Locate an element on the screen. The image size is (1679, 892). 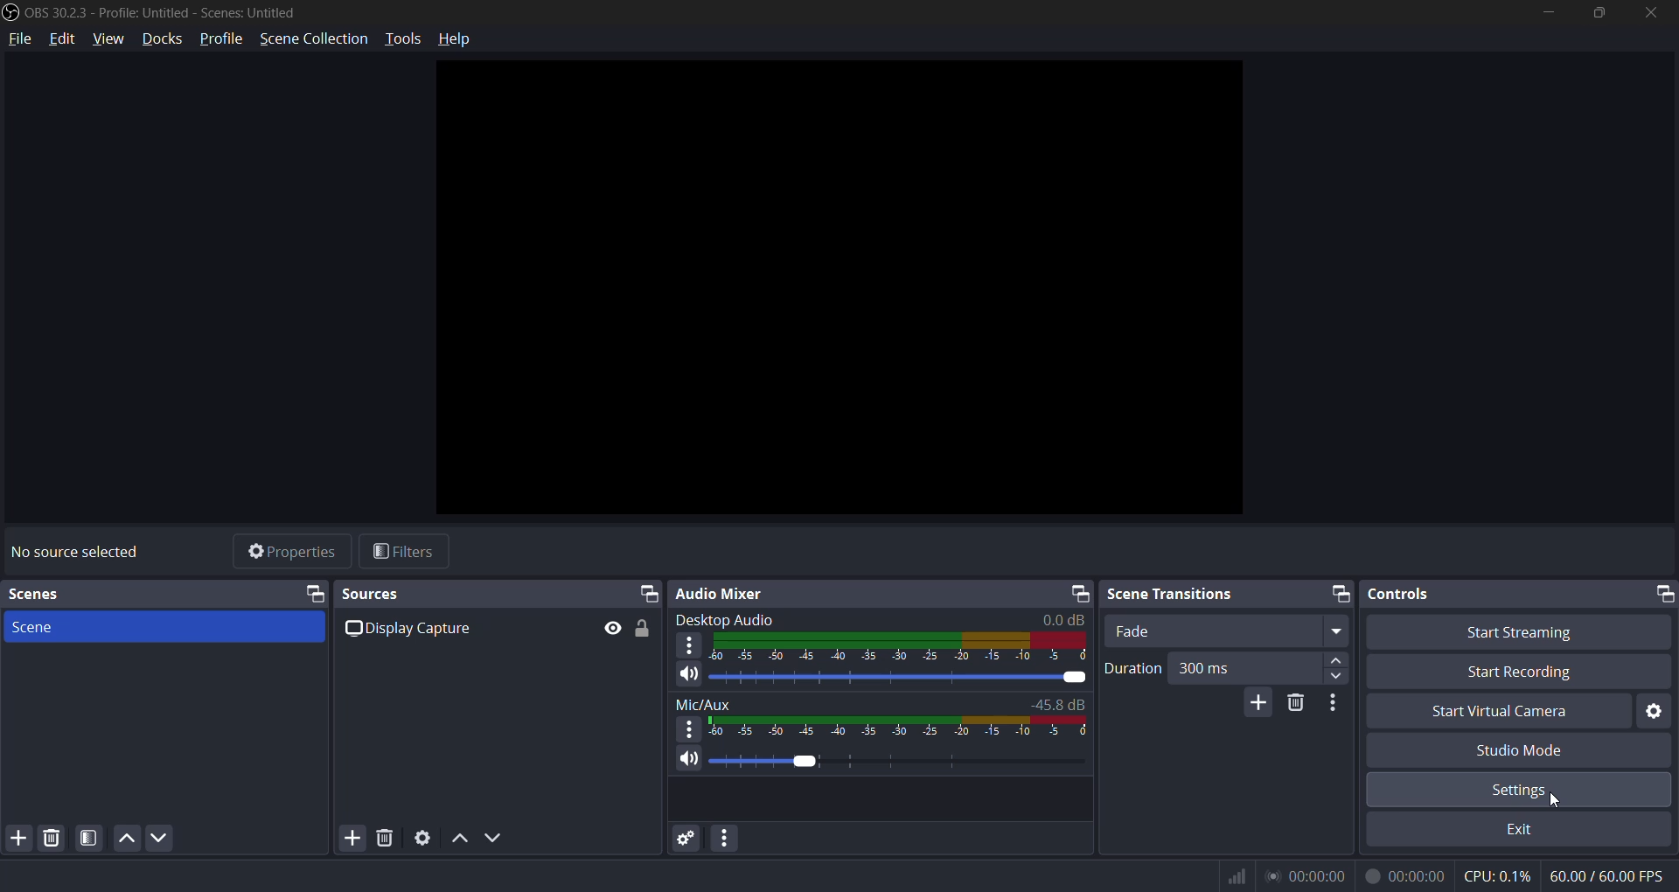
float window is located at coordinates (647, 593).